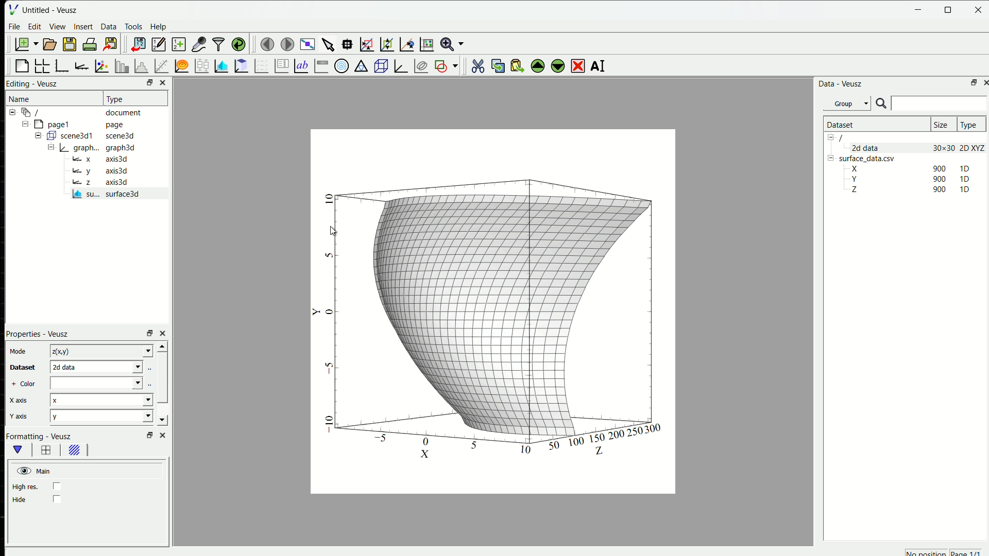 Image resolution: width=989 pixels, height=556 pixels. What do you see at coordinates (73, 135) in the screenshot?
I see `` at bounding box center [73, 135].